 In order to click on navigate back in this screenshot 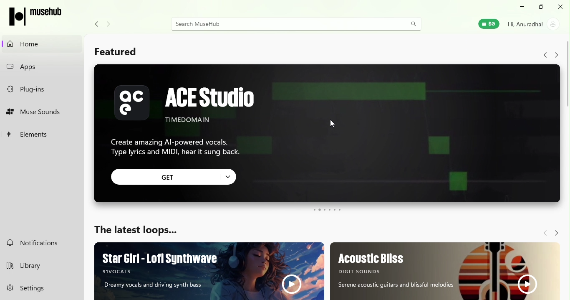, I will do `click(97, 23)`.